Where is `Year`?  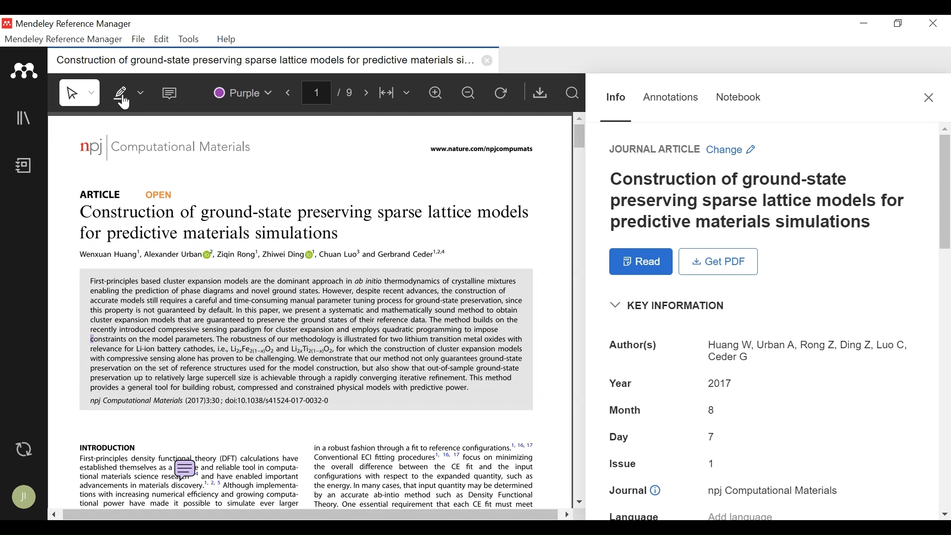
Year is located at coordinates (721, 382).